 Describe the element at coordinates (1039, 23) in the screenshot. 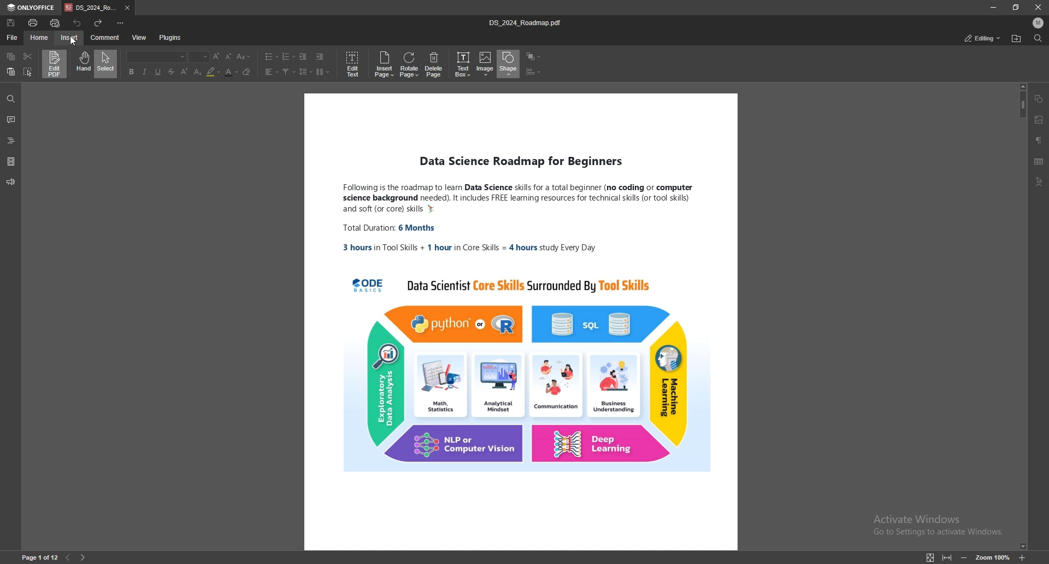

I see `profile` at that location.